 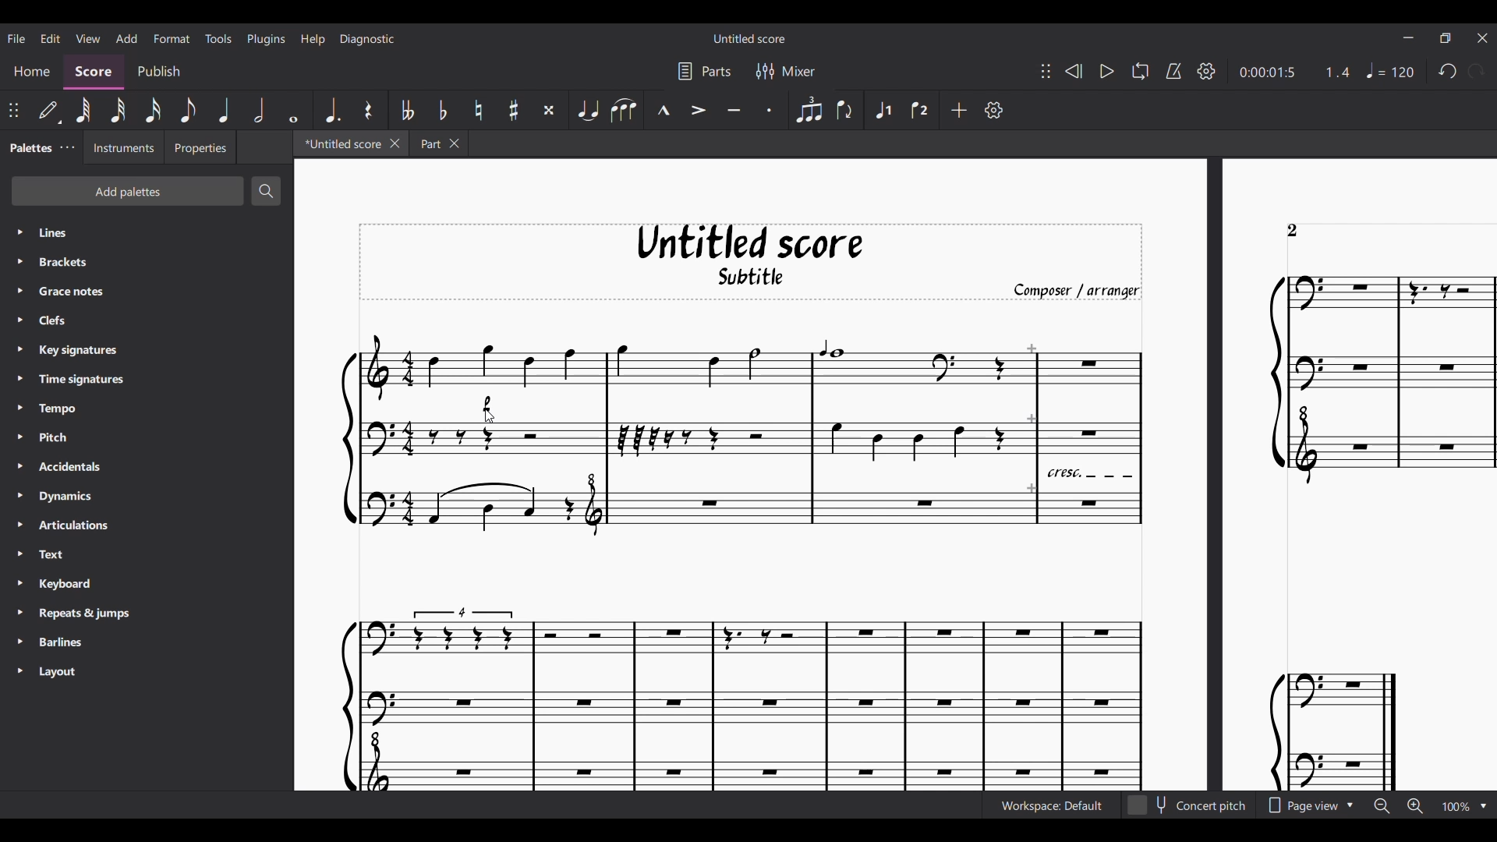 What do you see at coordinates (225, 110) in the screenshot?
I see `Quarter note` at bounding box center [225, 110].